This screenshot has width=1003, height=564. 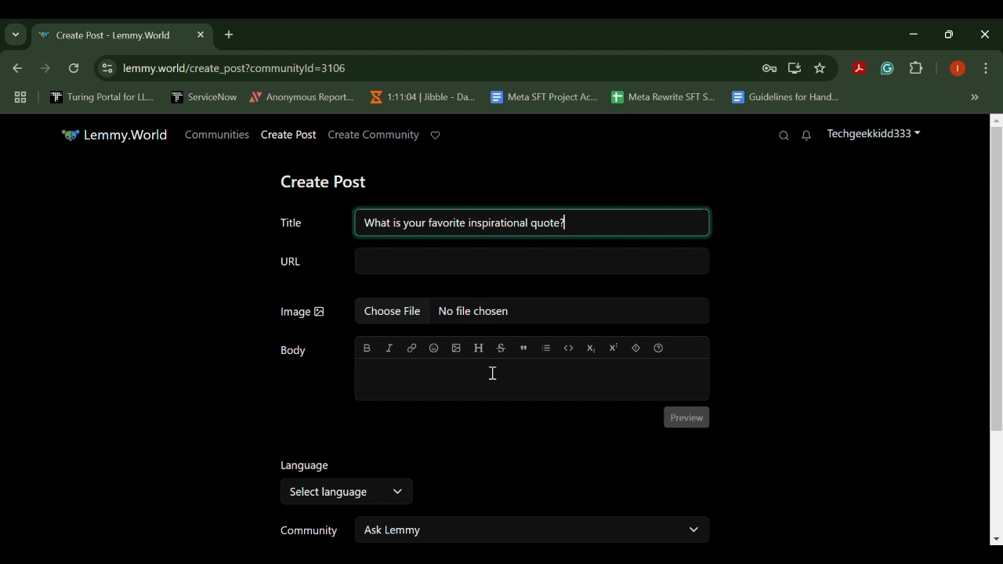 I want to click on formatting help, so click(x=657, y=346).